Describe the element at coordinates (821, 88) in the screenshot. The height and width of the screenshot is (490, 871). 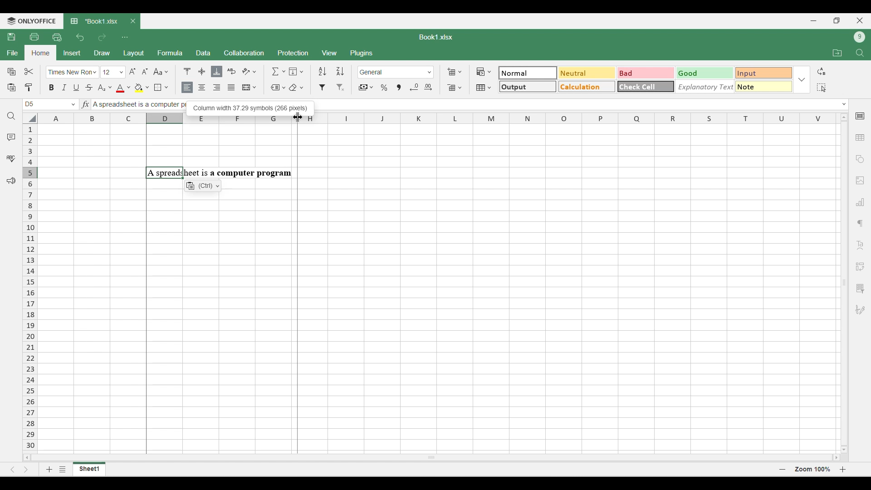
I see `Select all` at that location.